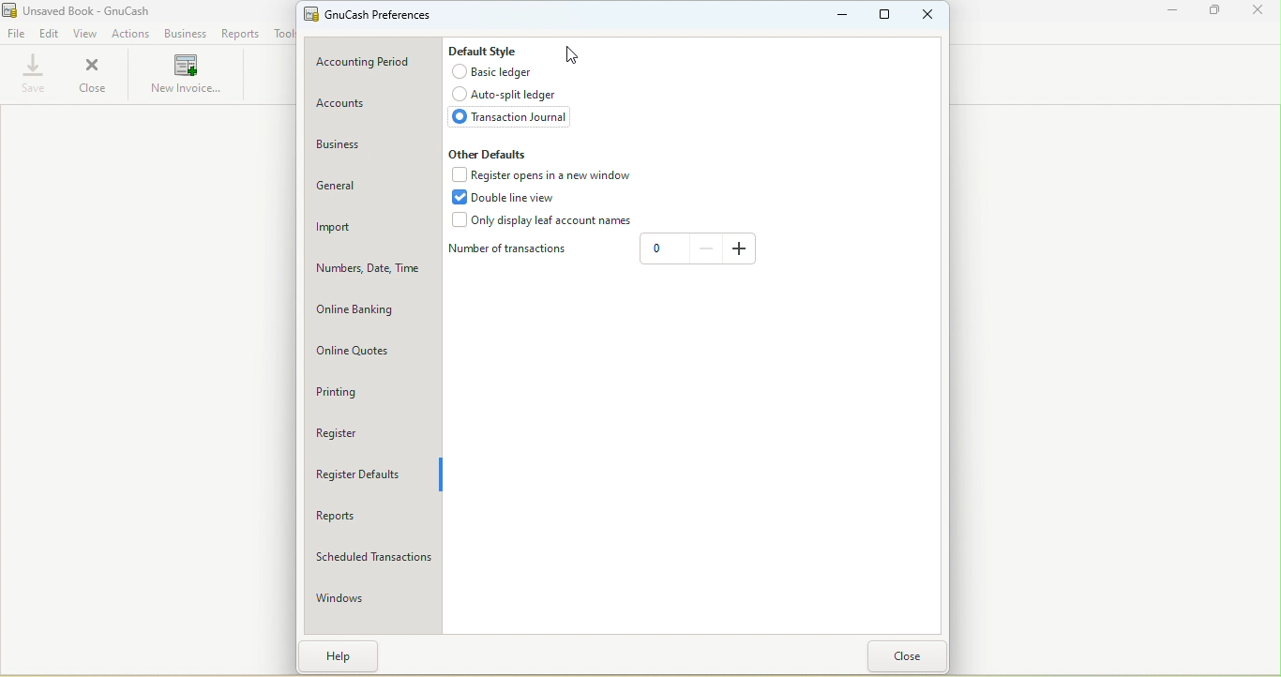 This screenshot has height=677, width=1281. I want to click on Actions, so click(132, 35).